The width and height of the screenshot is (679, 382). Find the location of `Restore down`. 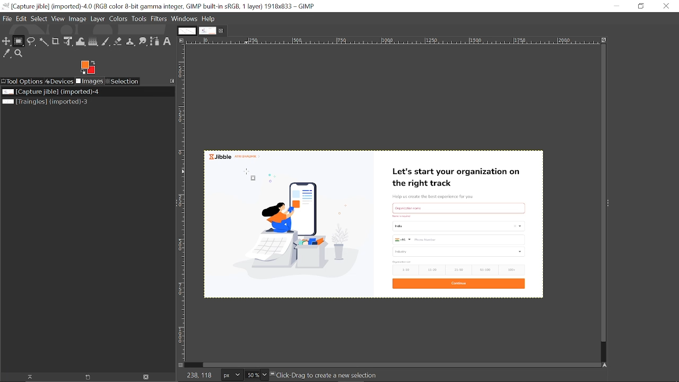

Restore down is located at coordinates (641, 6).